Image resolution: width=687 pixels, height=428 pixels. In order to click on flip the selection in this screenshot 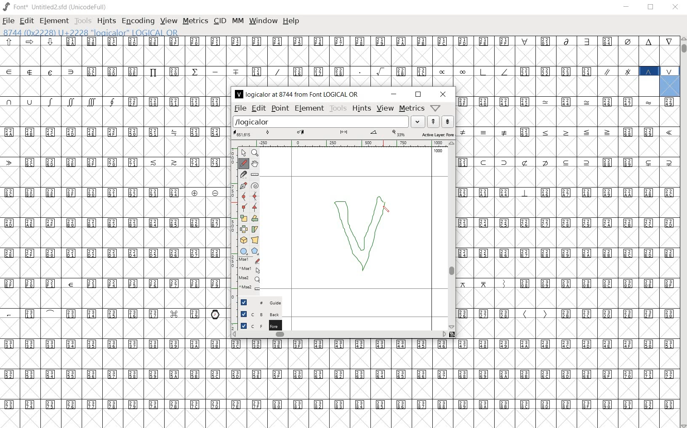, I will do `click(243, 229)`.